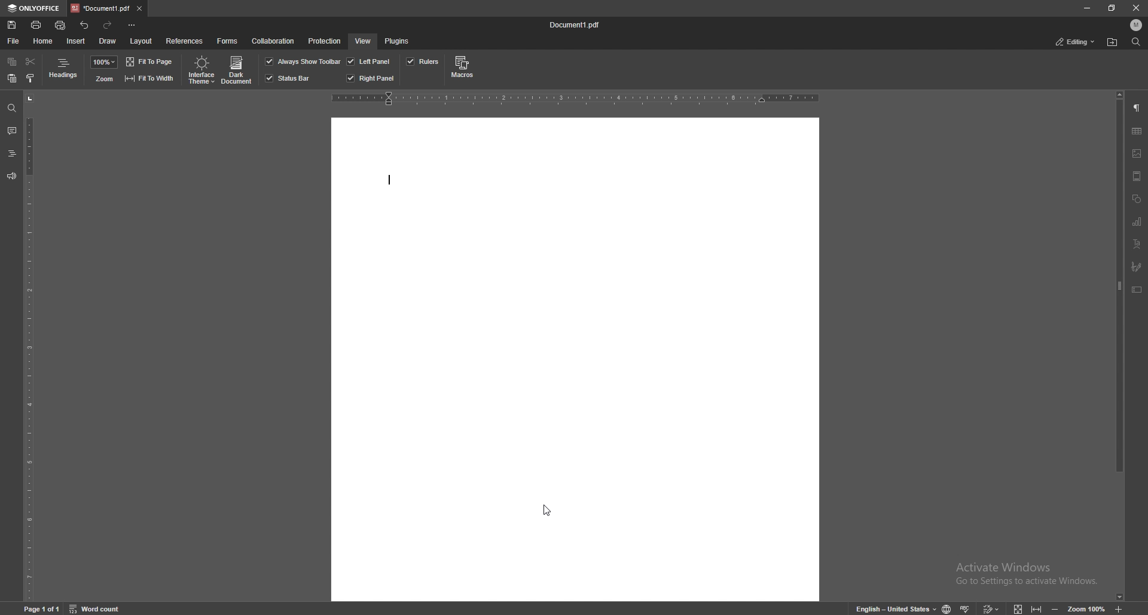 The image size is (1148, 615). Describe the element at coordinates (100, 608) in the screenshot. I see `word count` at that location.